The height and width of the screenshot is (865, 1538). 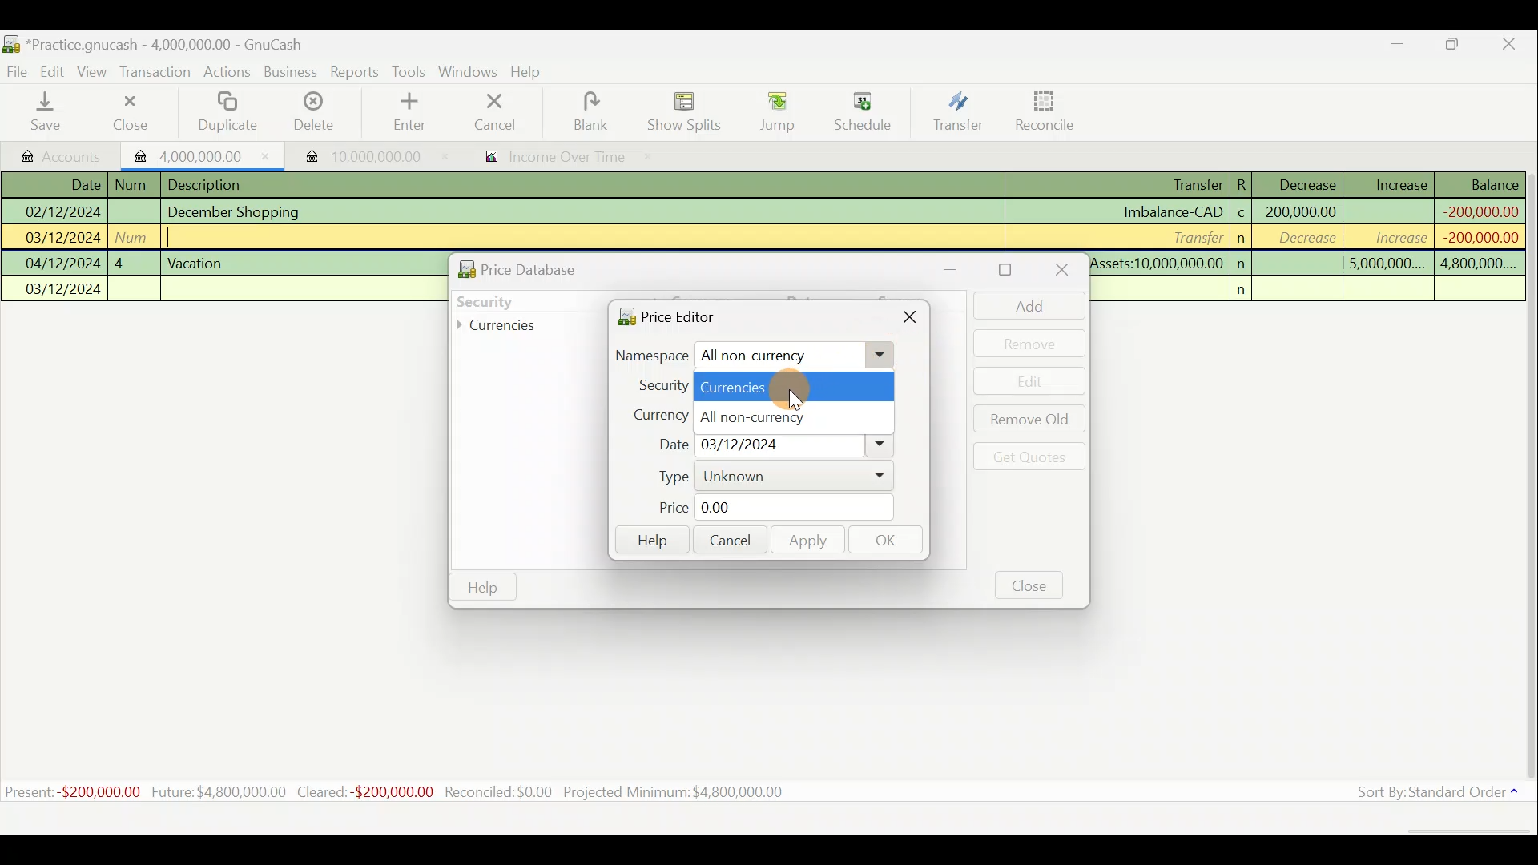 I want to click on Apply, so click(x=808, y=542).